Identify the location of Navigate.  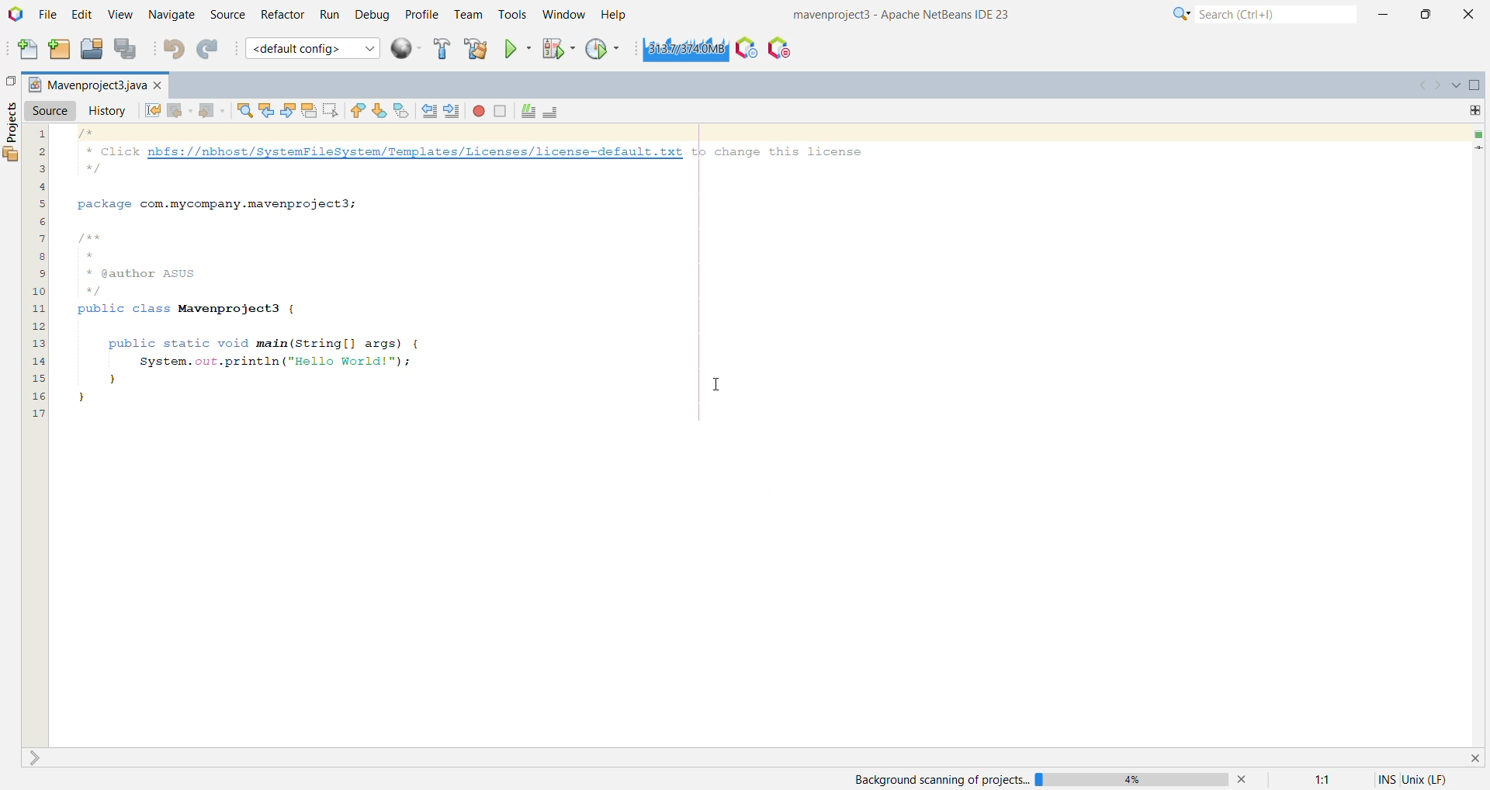
(172, 16).